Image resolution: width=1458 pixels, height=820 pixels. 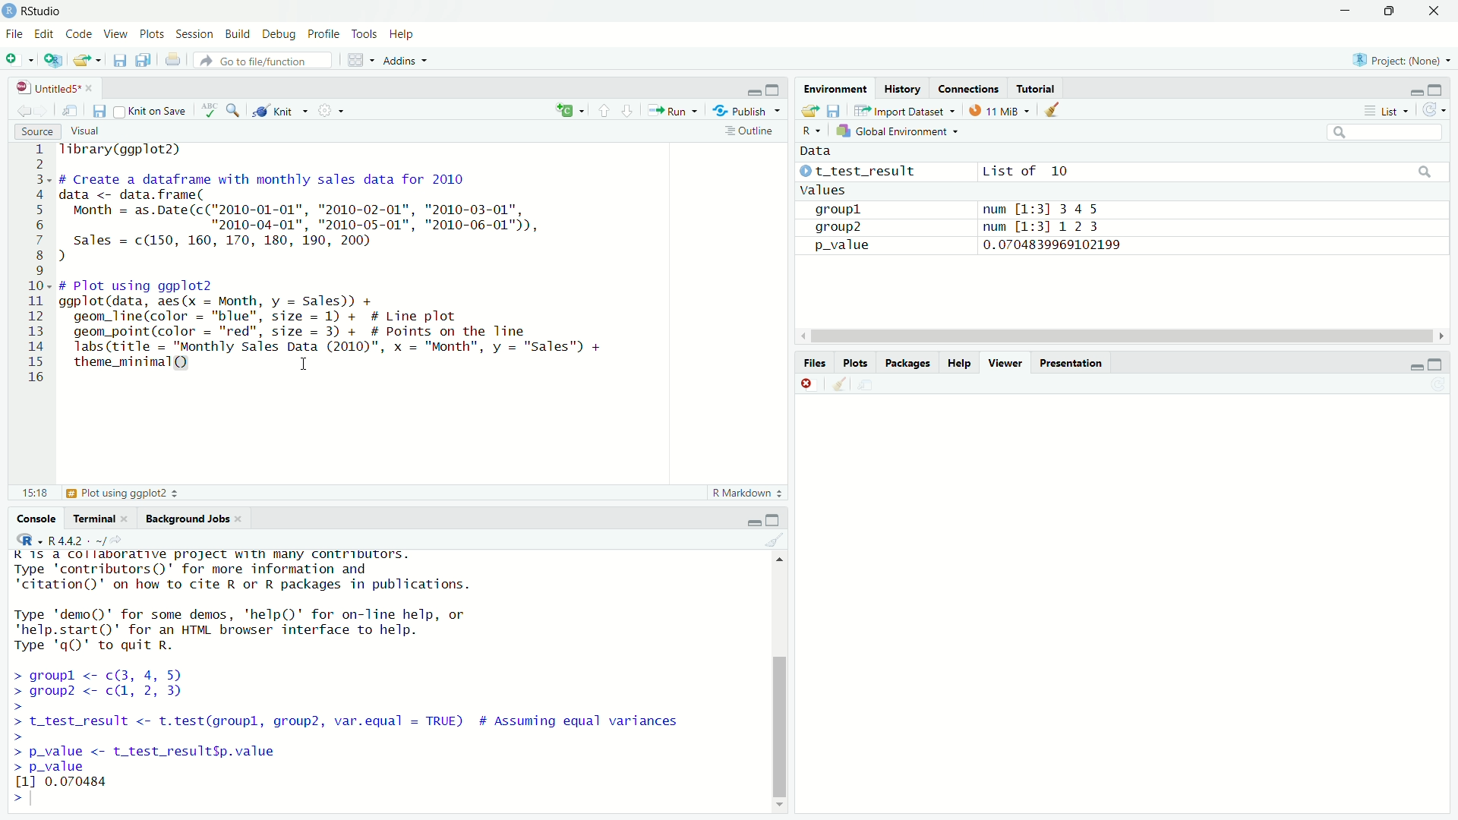 I want to click on groupl num [1:3] 345, so click(x=954, y=210).